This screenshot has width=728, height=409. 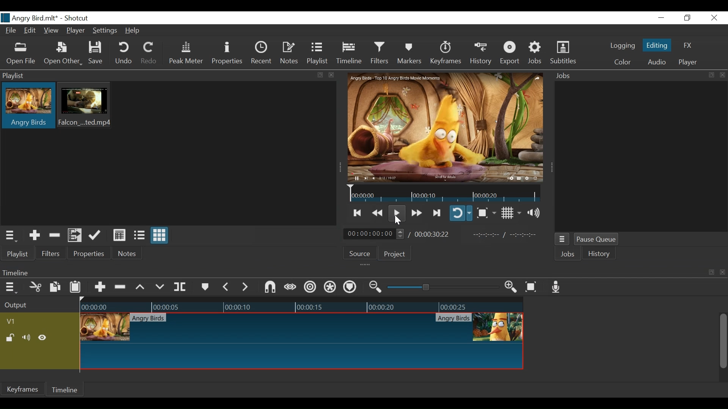 What do you see at coordinates (16, 322) in the screenshot?
I see `Video track name` at bounding box center [16, 322].